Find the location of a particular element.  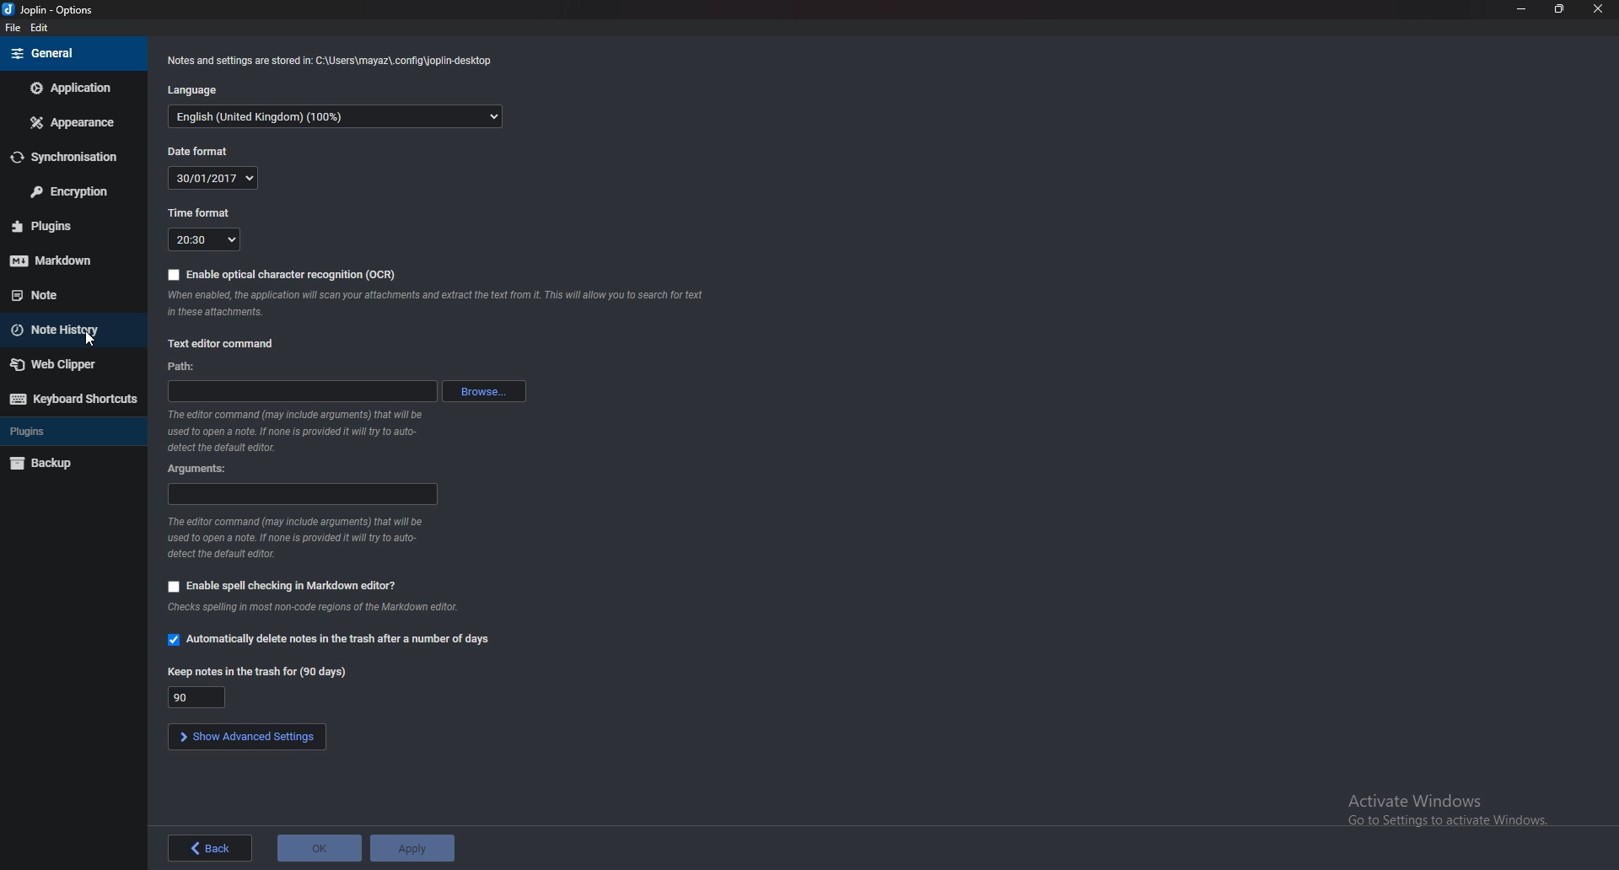

Keyboard shortcuts is located at coordinates (71, 399).